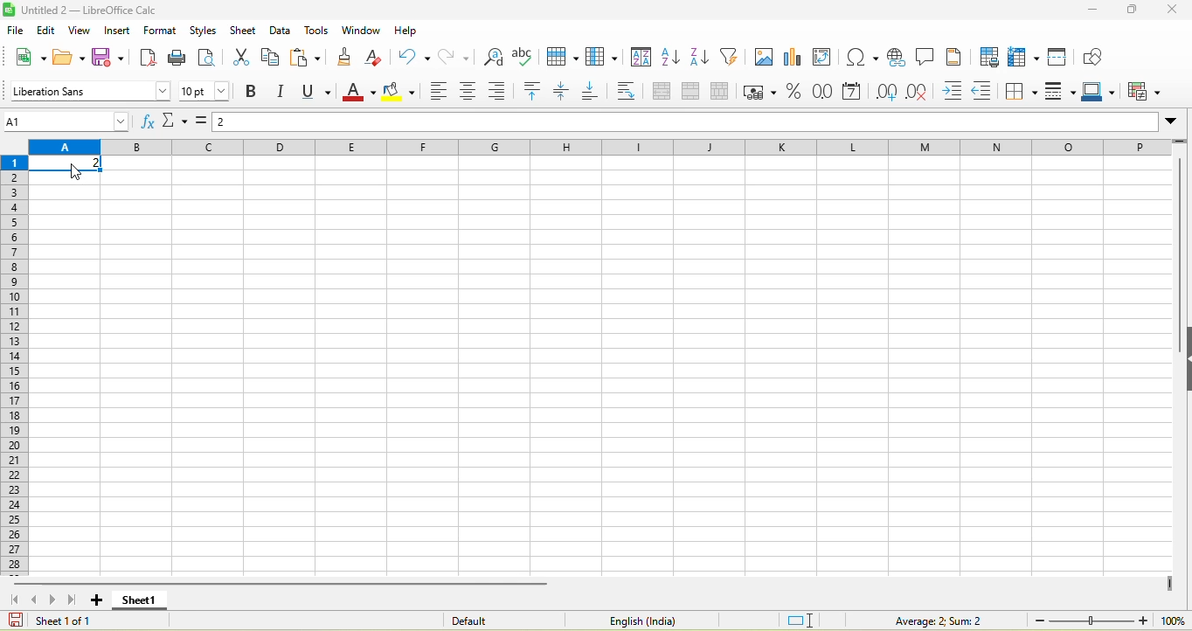 Image resolution: width=1192 pixels, height=631 pixels. I want to click on zoom, so click(1089, 620).